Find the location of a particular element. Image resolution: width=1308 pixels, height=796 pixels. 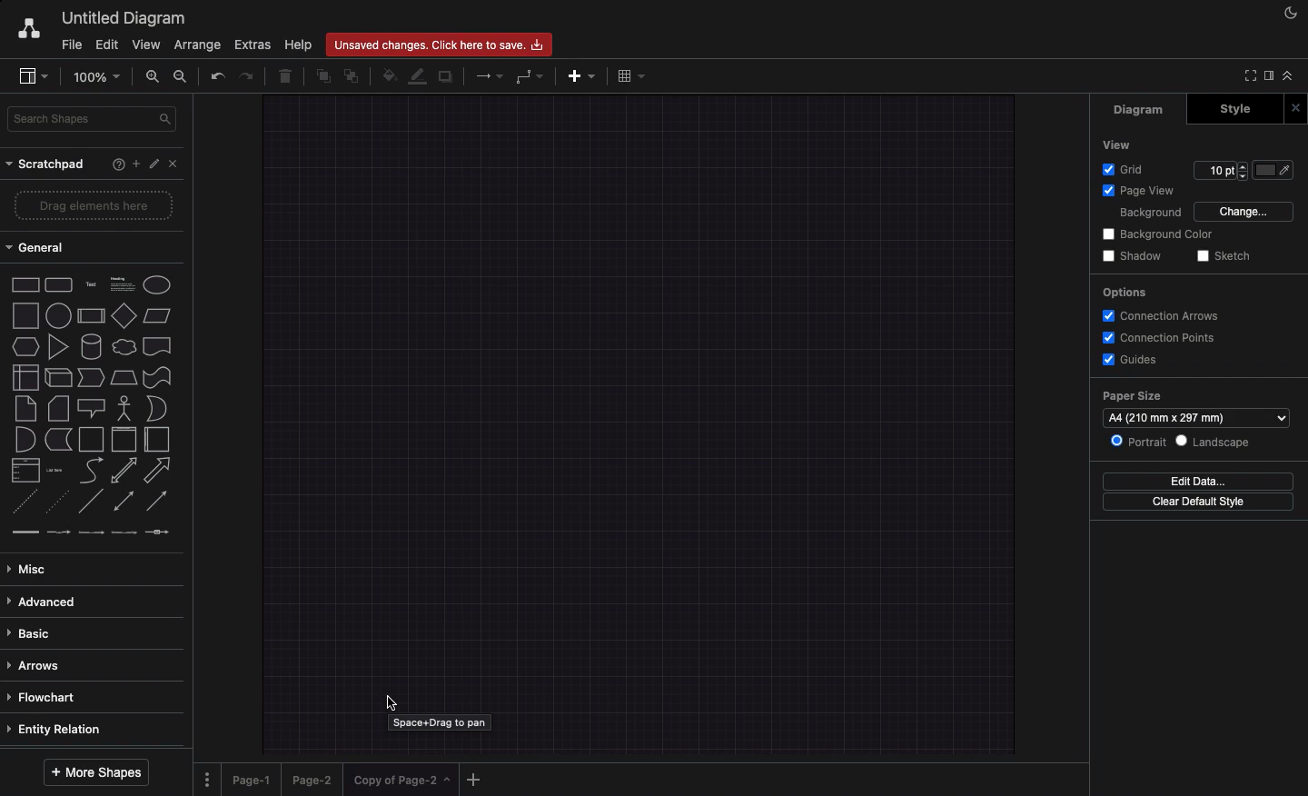

Trasha is located at coordinates (287, 75).